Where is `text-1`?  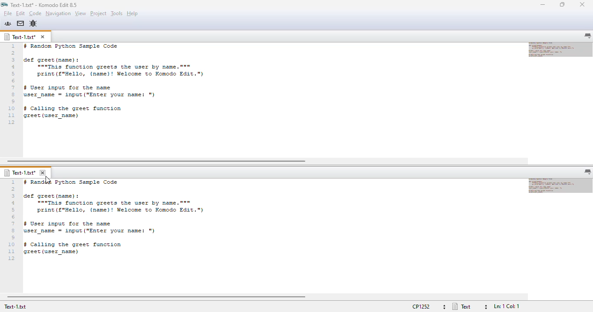 text-1 is located at coordinates (20, 37).